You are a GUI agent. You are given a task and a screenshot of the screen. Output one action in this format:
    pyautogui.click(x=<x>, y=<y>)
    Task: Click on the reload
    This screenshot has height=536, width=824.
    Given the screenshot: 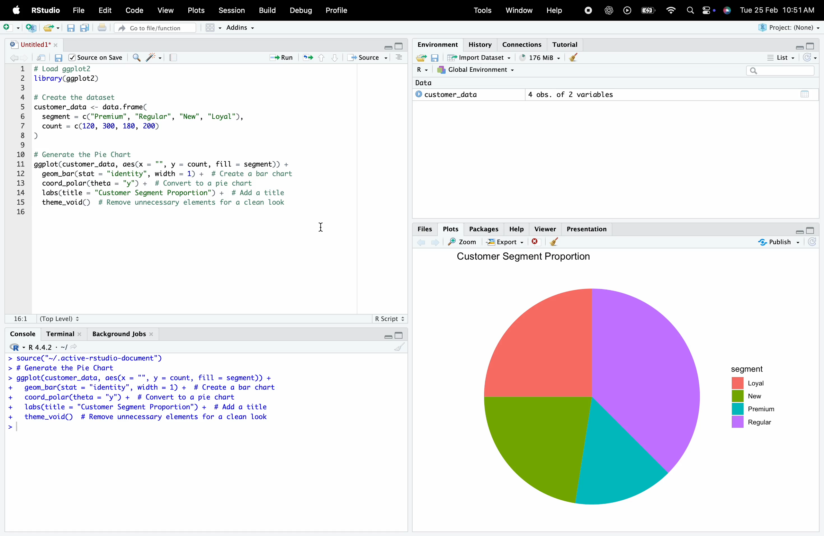 What is the action you would take?
    pyautogui.click(x=811, y=243)
    